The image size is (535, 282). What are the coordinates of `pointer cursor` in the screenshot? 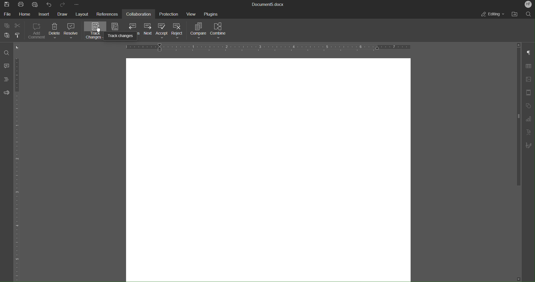 It's located at (100, 30).